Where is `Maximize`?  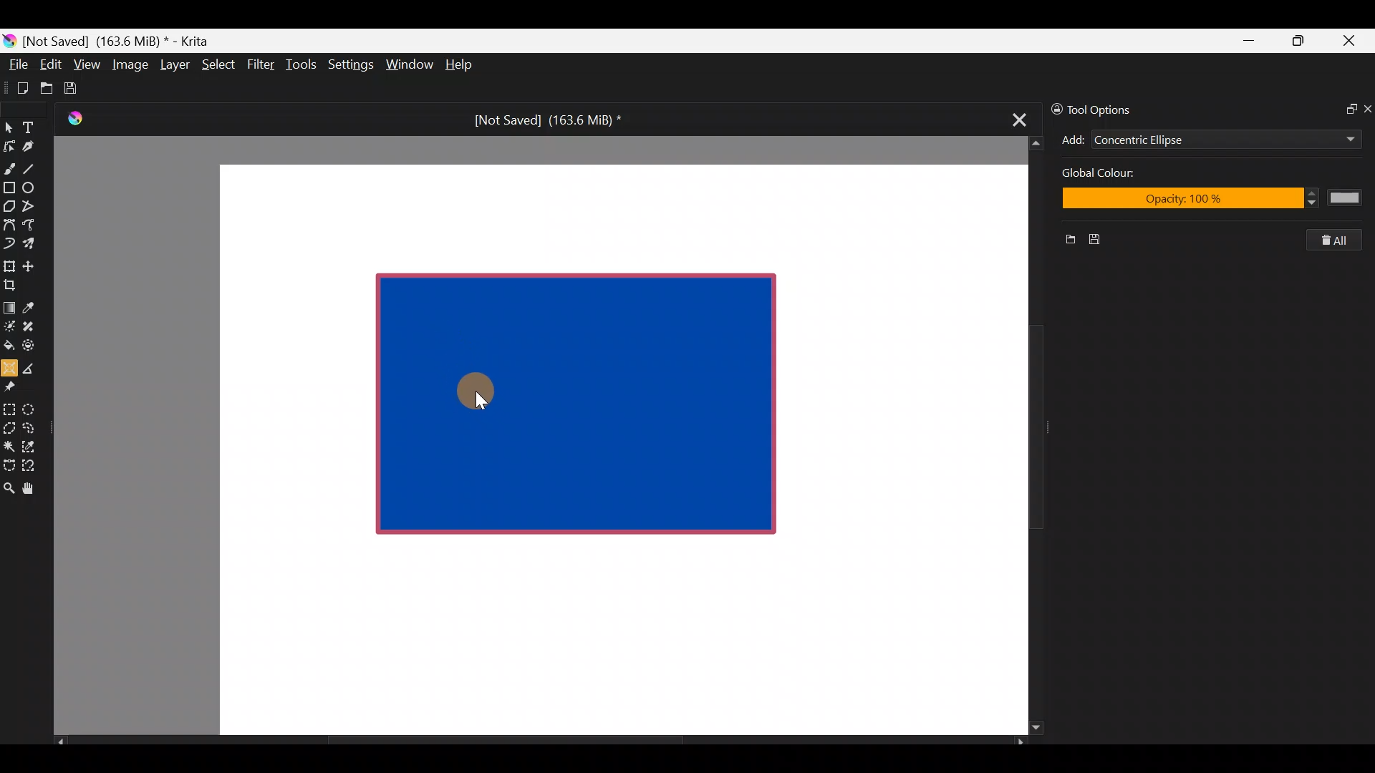
Maximize is located at coordinates (1298, 40).